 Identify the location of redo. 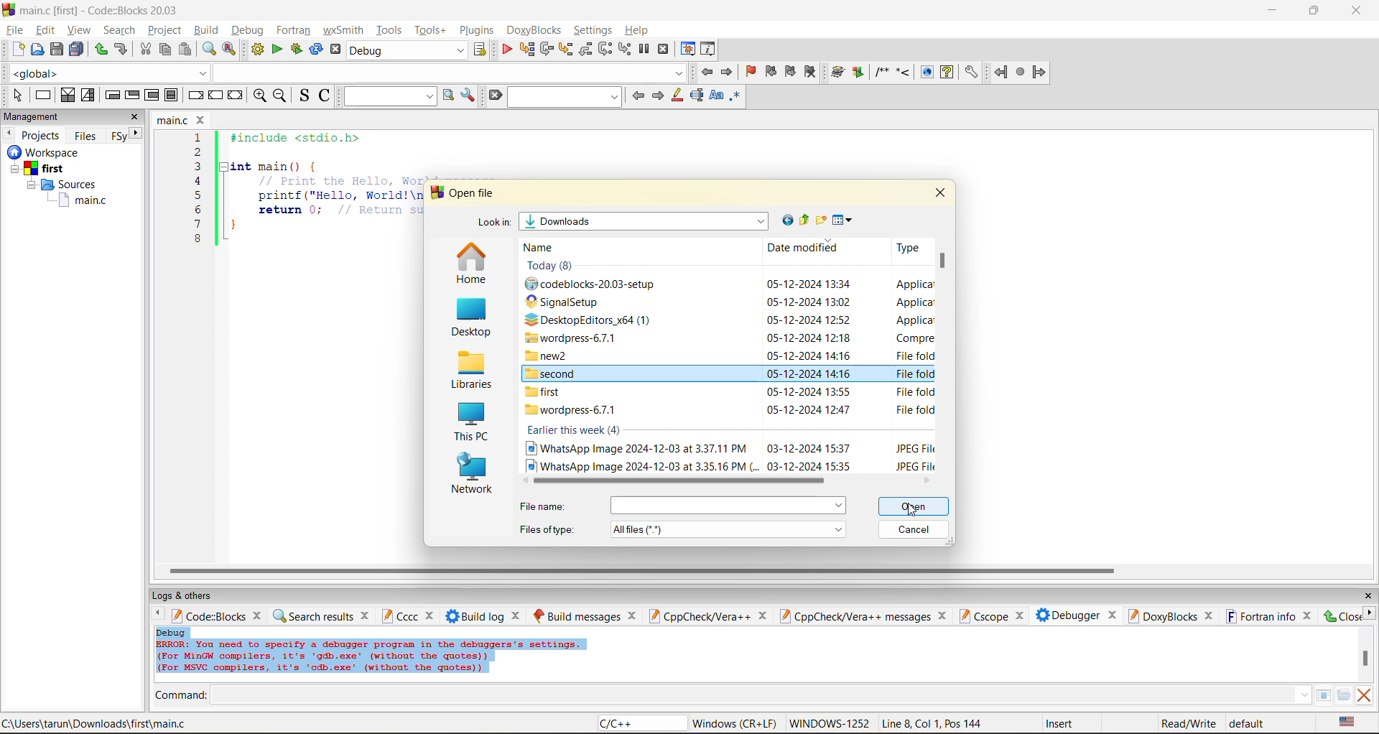
(101, 50).